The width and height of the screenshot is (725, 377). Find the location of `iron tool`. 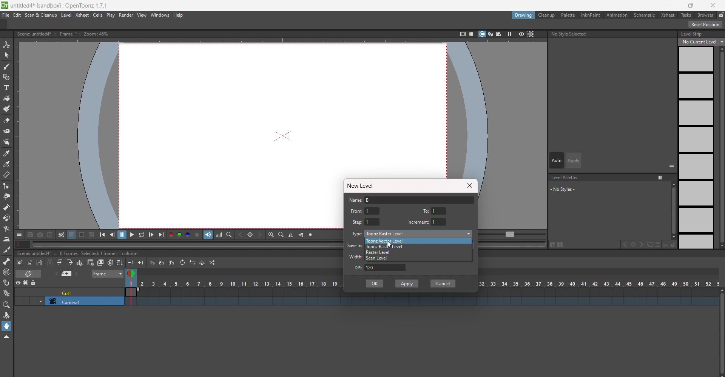

iron tool is located at coordinates (6, 240).